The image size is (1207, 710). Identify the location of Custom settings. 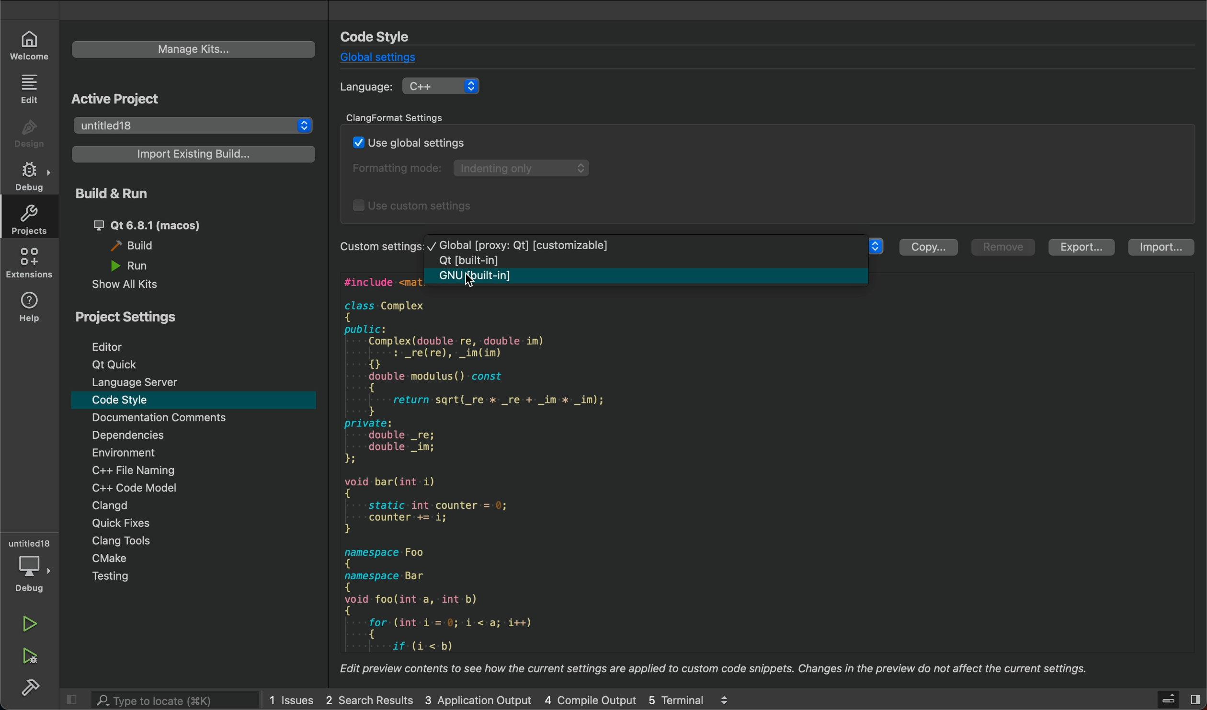
(382, 249).